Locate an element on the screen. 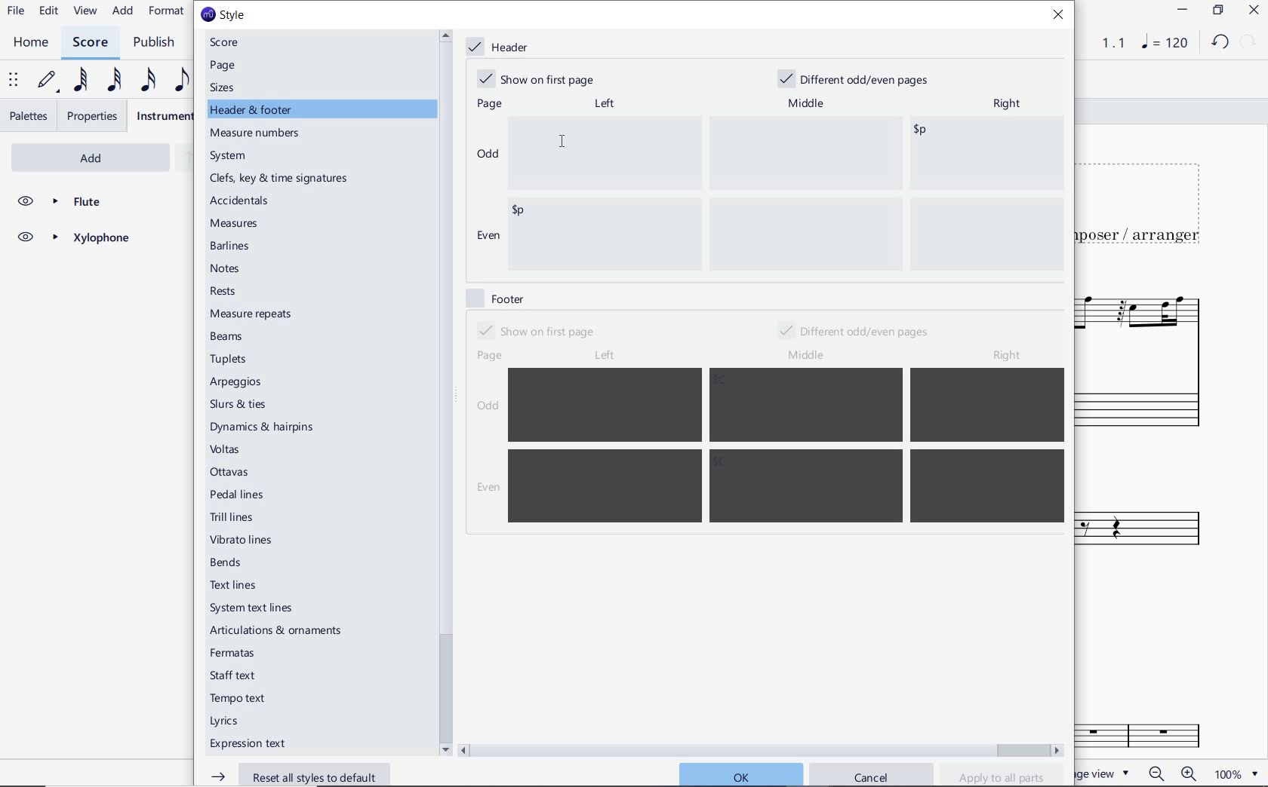  header marked is located at coordinates (501, 47).